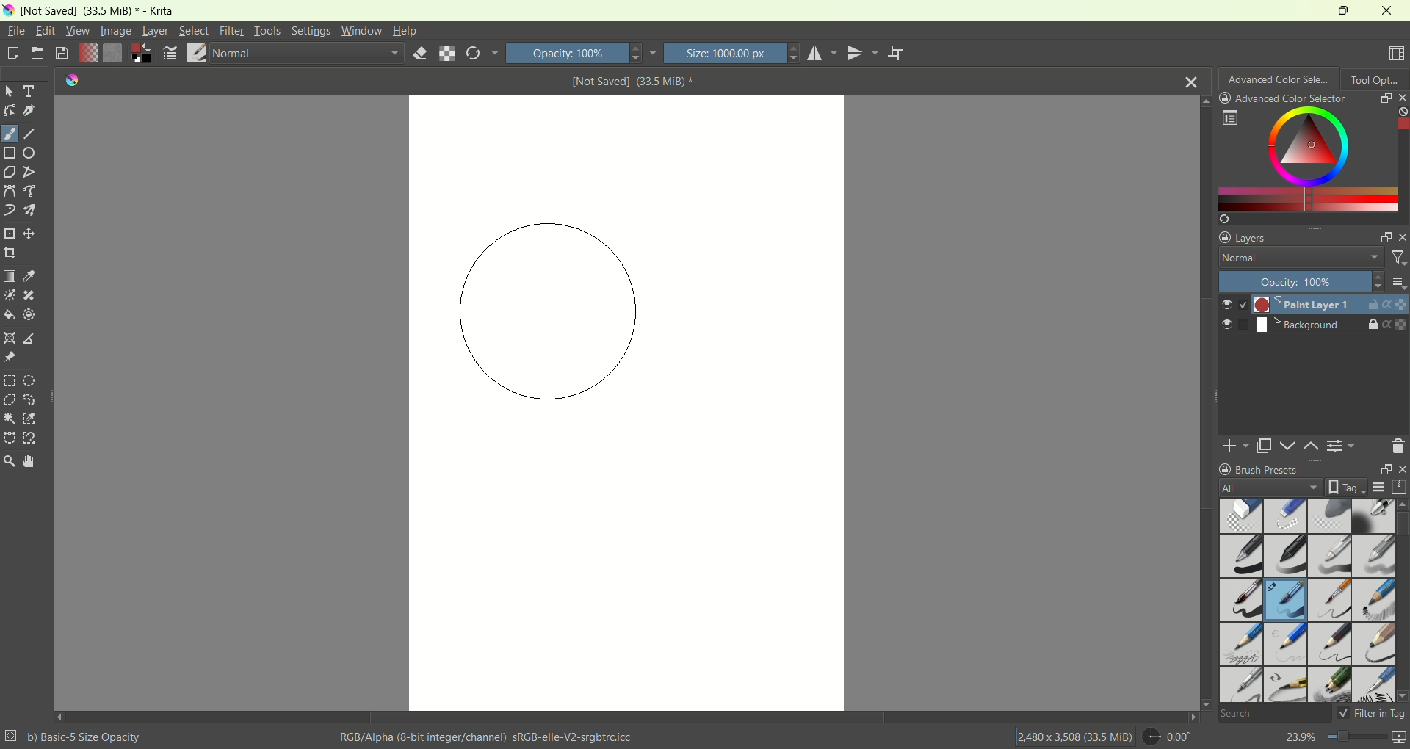 The height and width of the screenshot is (749, 1410). What do you see at coordinates (1375, 78) in the screenshot?
I see `tool option` at bounding box center [1375, 78].